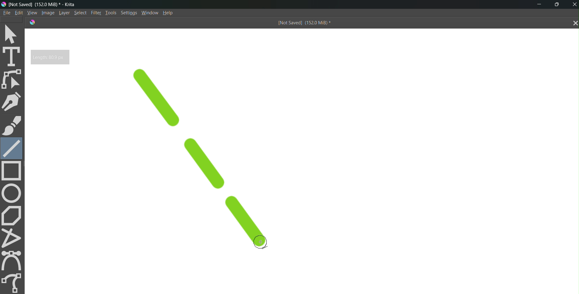 Image resolution: width=579 pixels, height=294 pixels. What do you see at coordinates (574, 4) in the screenshot?
I see `Close` at bounding box center [574, 4].